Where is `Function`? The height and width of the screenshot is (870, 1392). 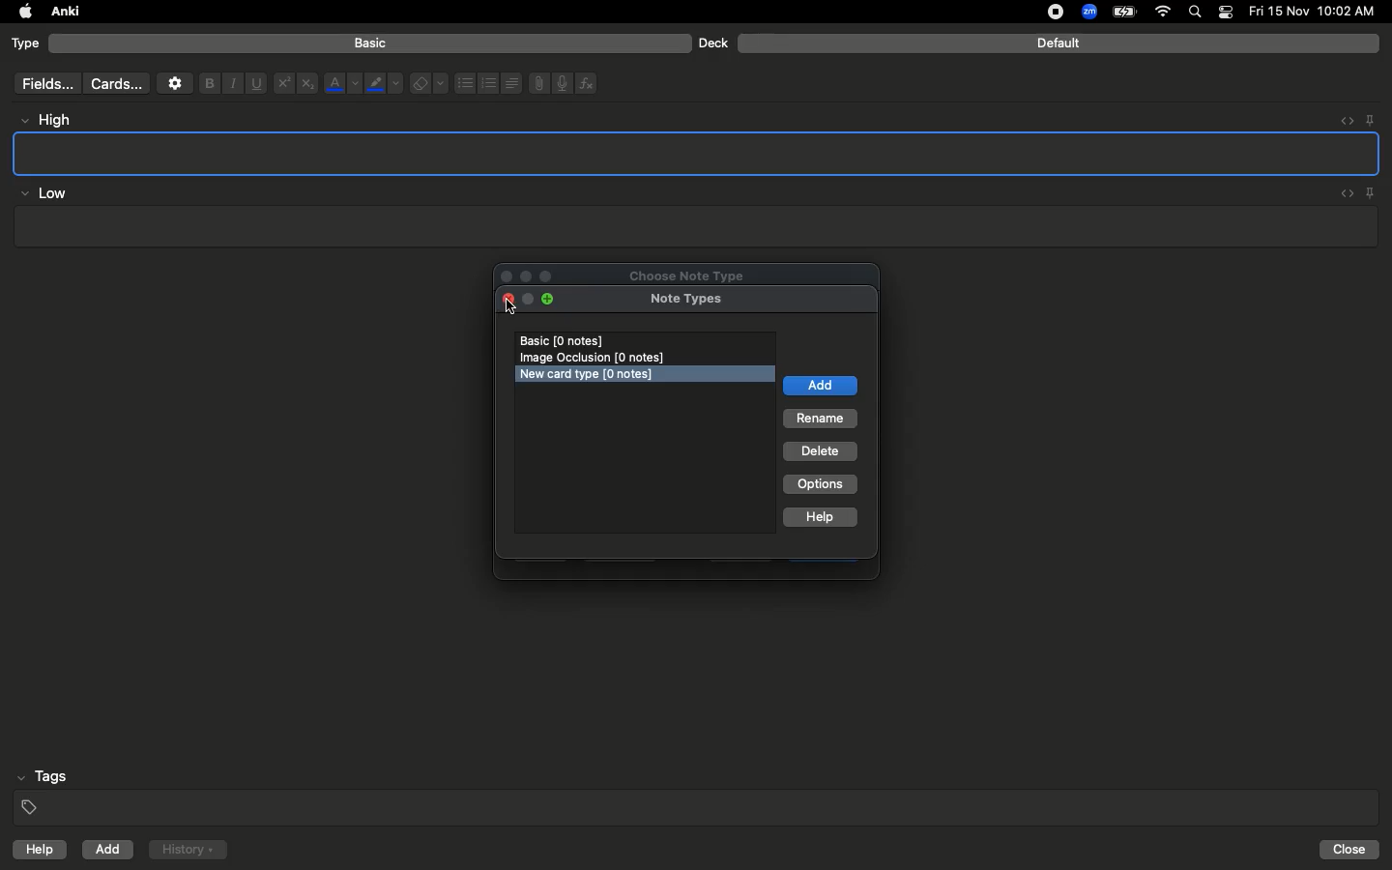
Function is located at coordinates (588, 83).